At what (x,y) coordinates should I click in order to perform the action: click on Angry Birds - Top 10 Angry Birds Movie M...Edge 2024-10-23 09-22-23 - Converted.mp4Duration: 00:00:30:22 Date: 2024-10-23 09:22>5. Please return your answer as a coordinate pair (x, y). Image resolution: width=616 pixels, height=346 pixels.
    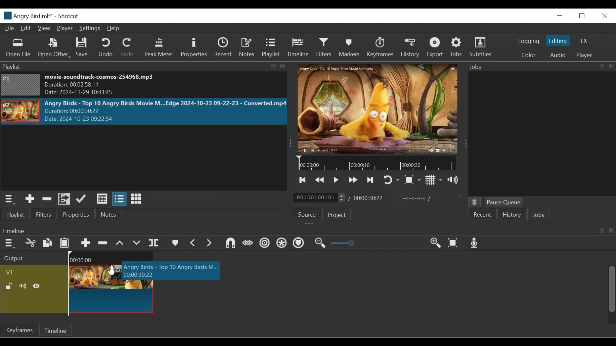
    Looking at the image, I should click on (165, 111).